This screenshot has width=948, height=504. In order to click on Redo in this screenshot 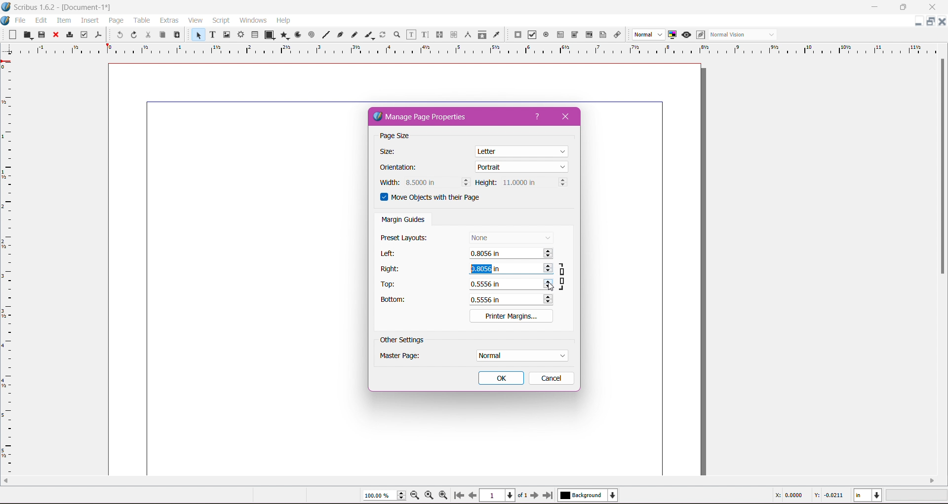, I will do `click(134, 35)`.